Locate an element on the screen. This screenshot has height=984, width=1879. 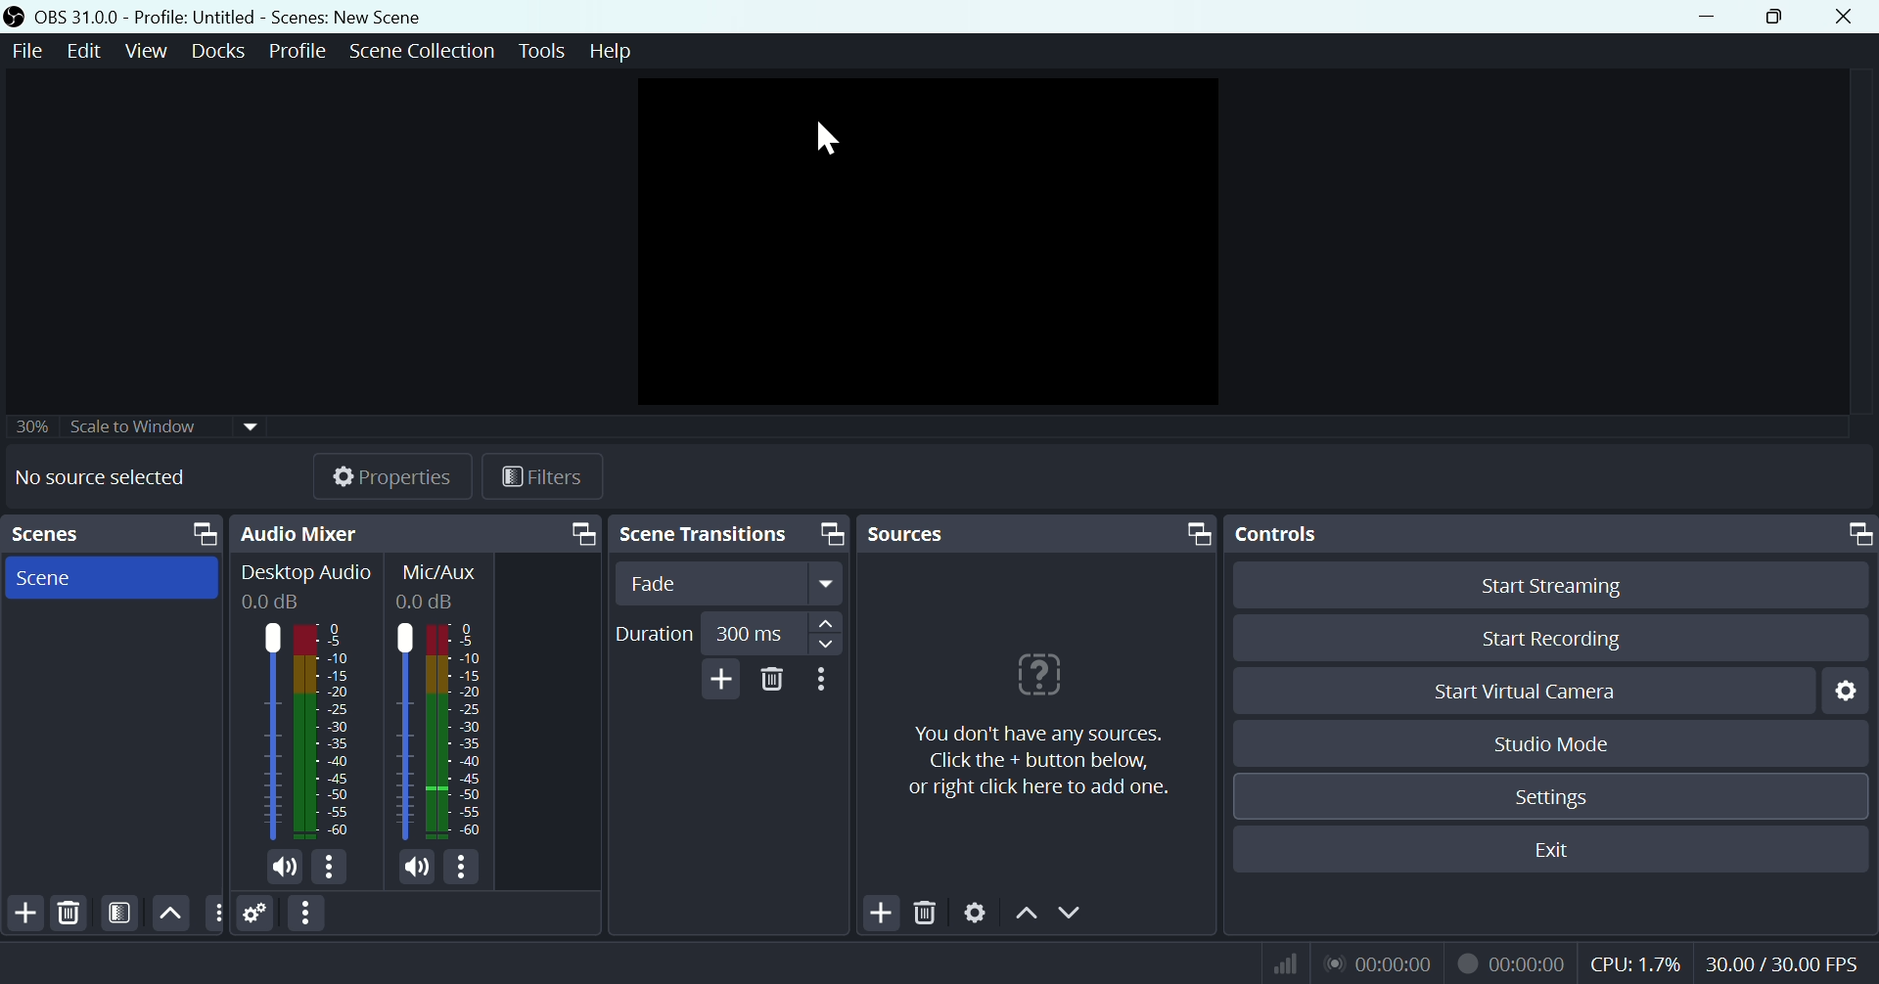
 is located at coordinates (1378, 962).